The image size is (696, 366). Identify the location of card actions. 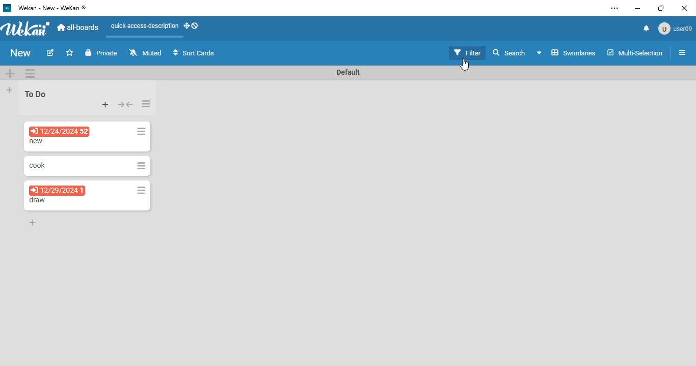
(141, 166).